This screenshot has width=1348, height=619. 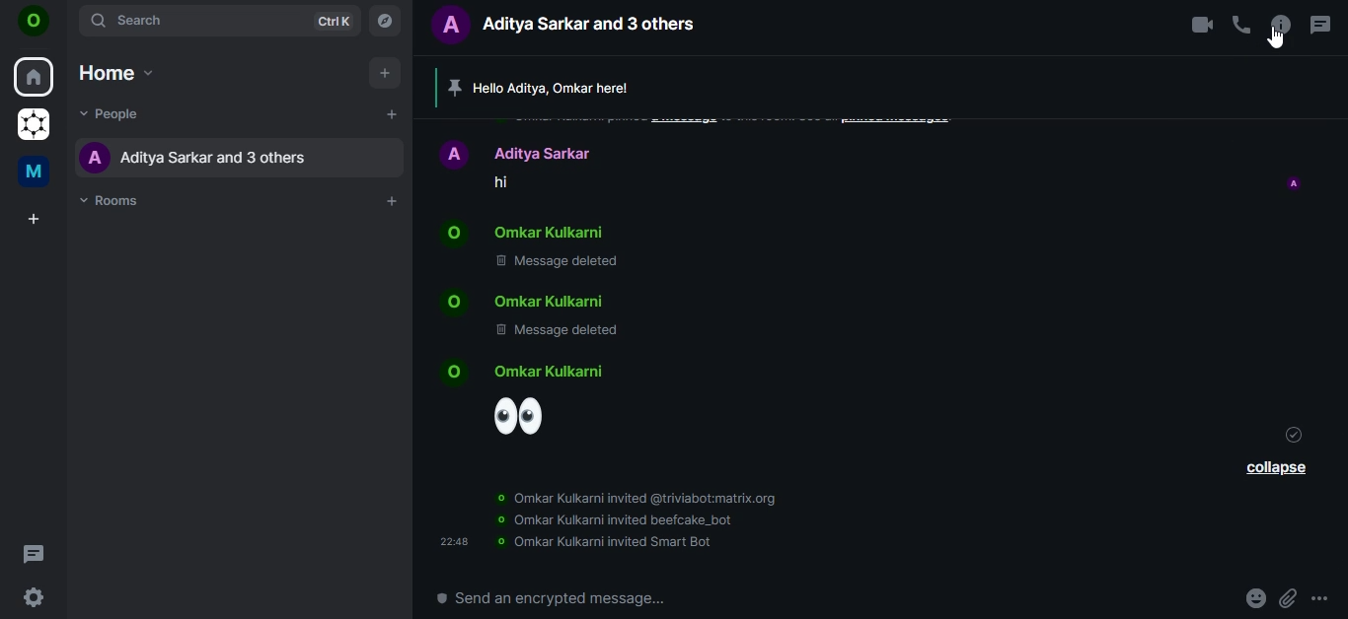 I want to click on send a encrypted message, so click(x=550, y=597).